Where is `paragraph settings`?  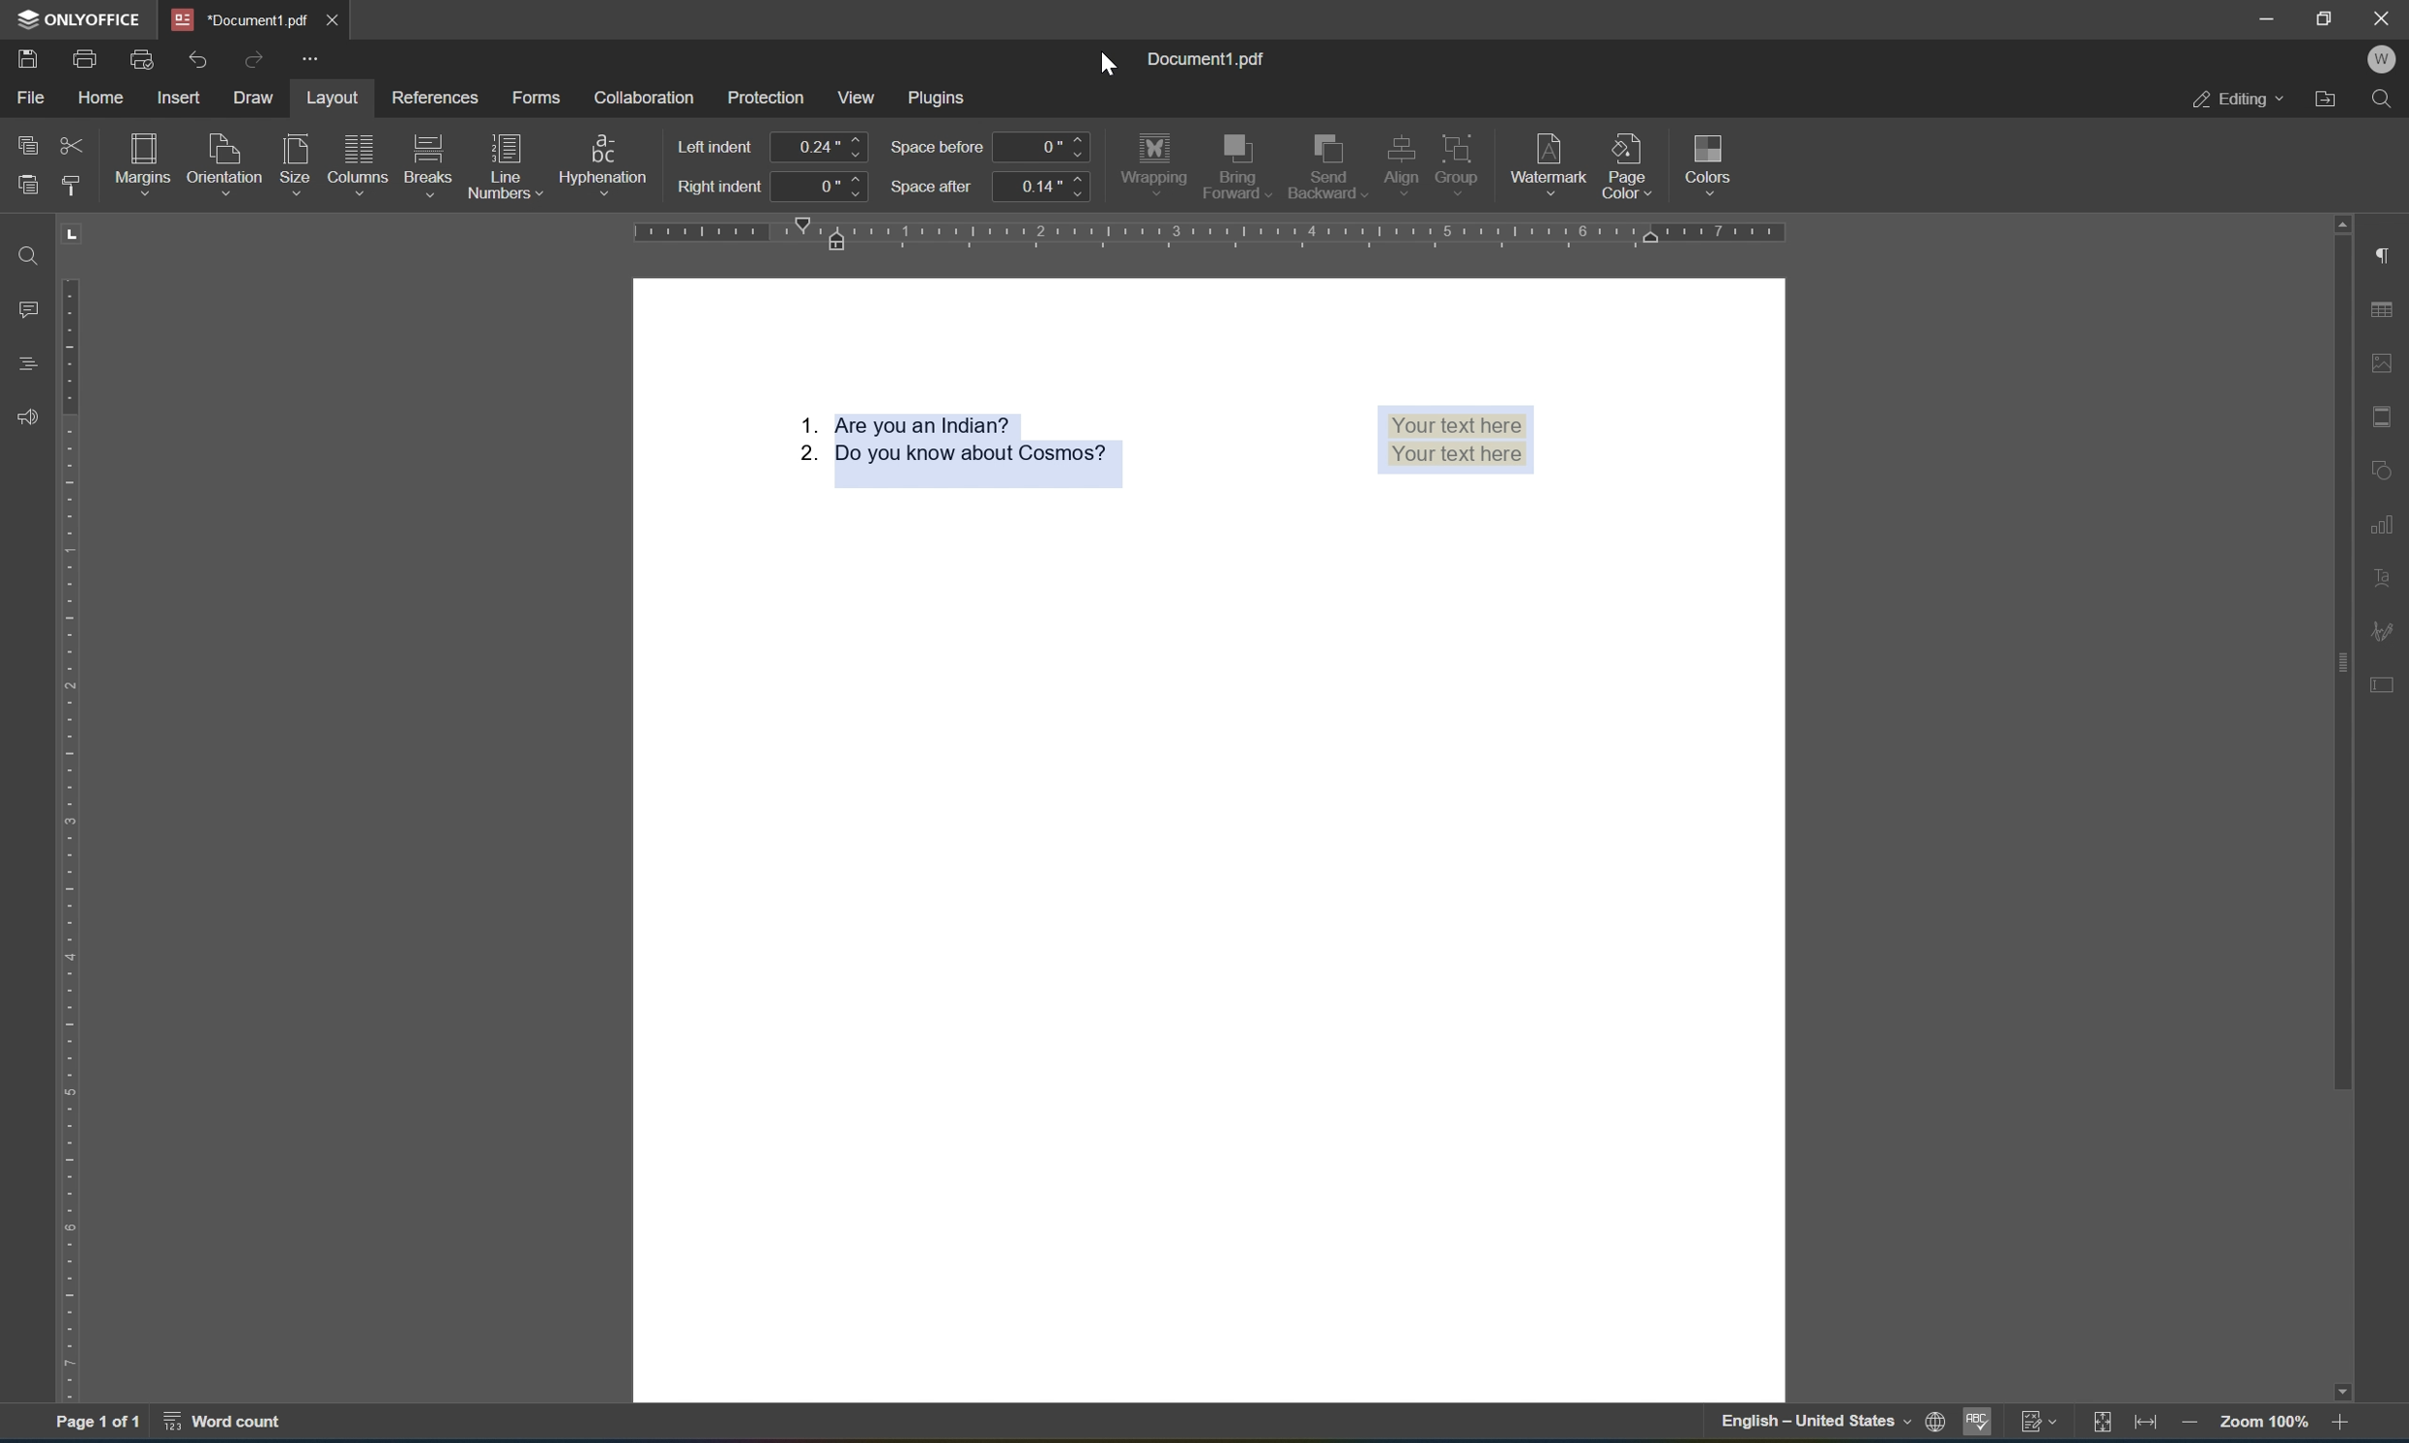
paragraph settings is located at coordinates (2388, 253).